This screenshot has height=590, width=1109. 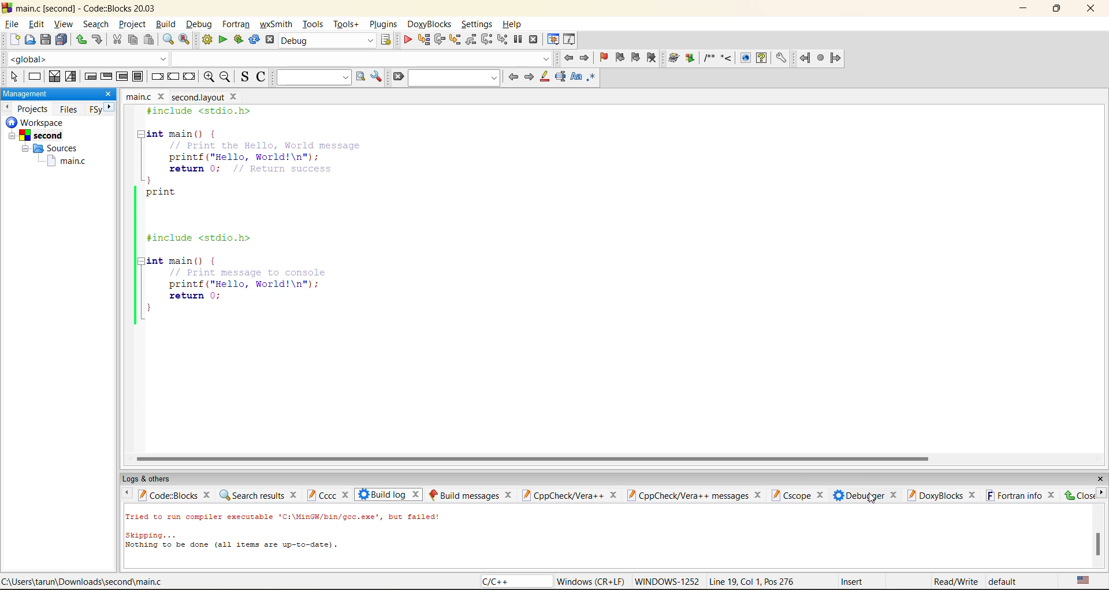 What do you see at coordinates (150, 40) in the screenshot?
I see `paste` at bounding box center [150, 40].